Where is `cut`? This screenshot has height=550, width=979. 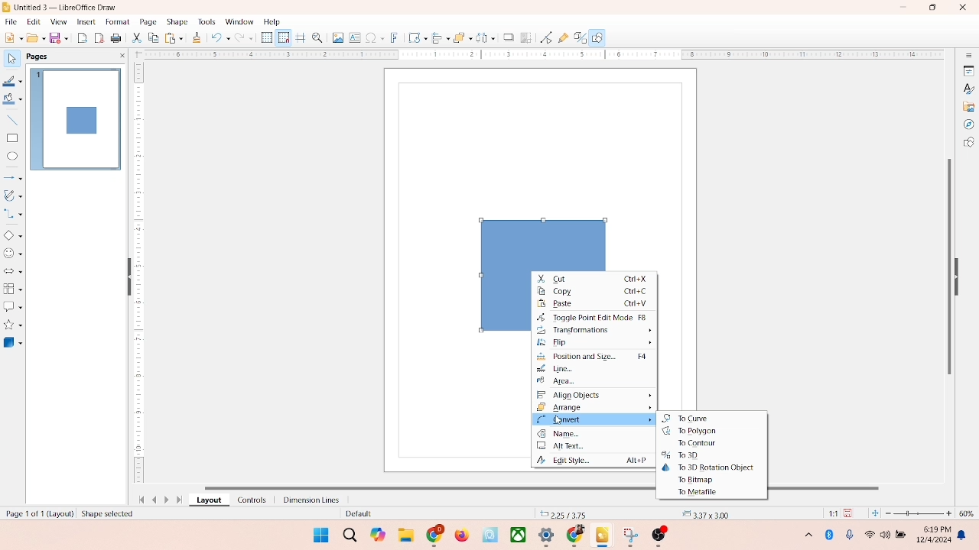
cut is located at coordinates (137, 39).